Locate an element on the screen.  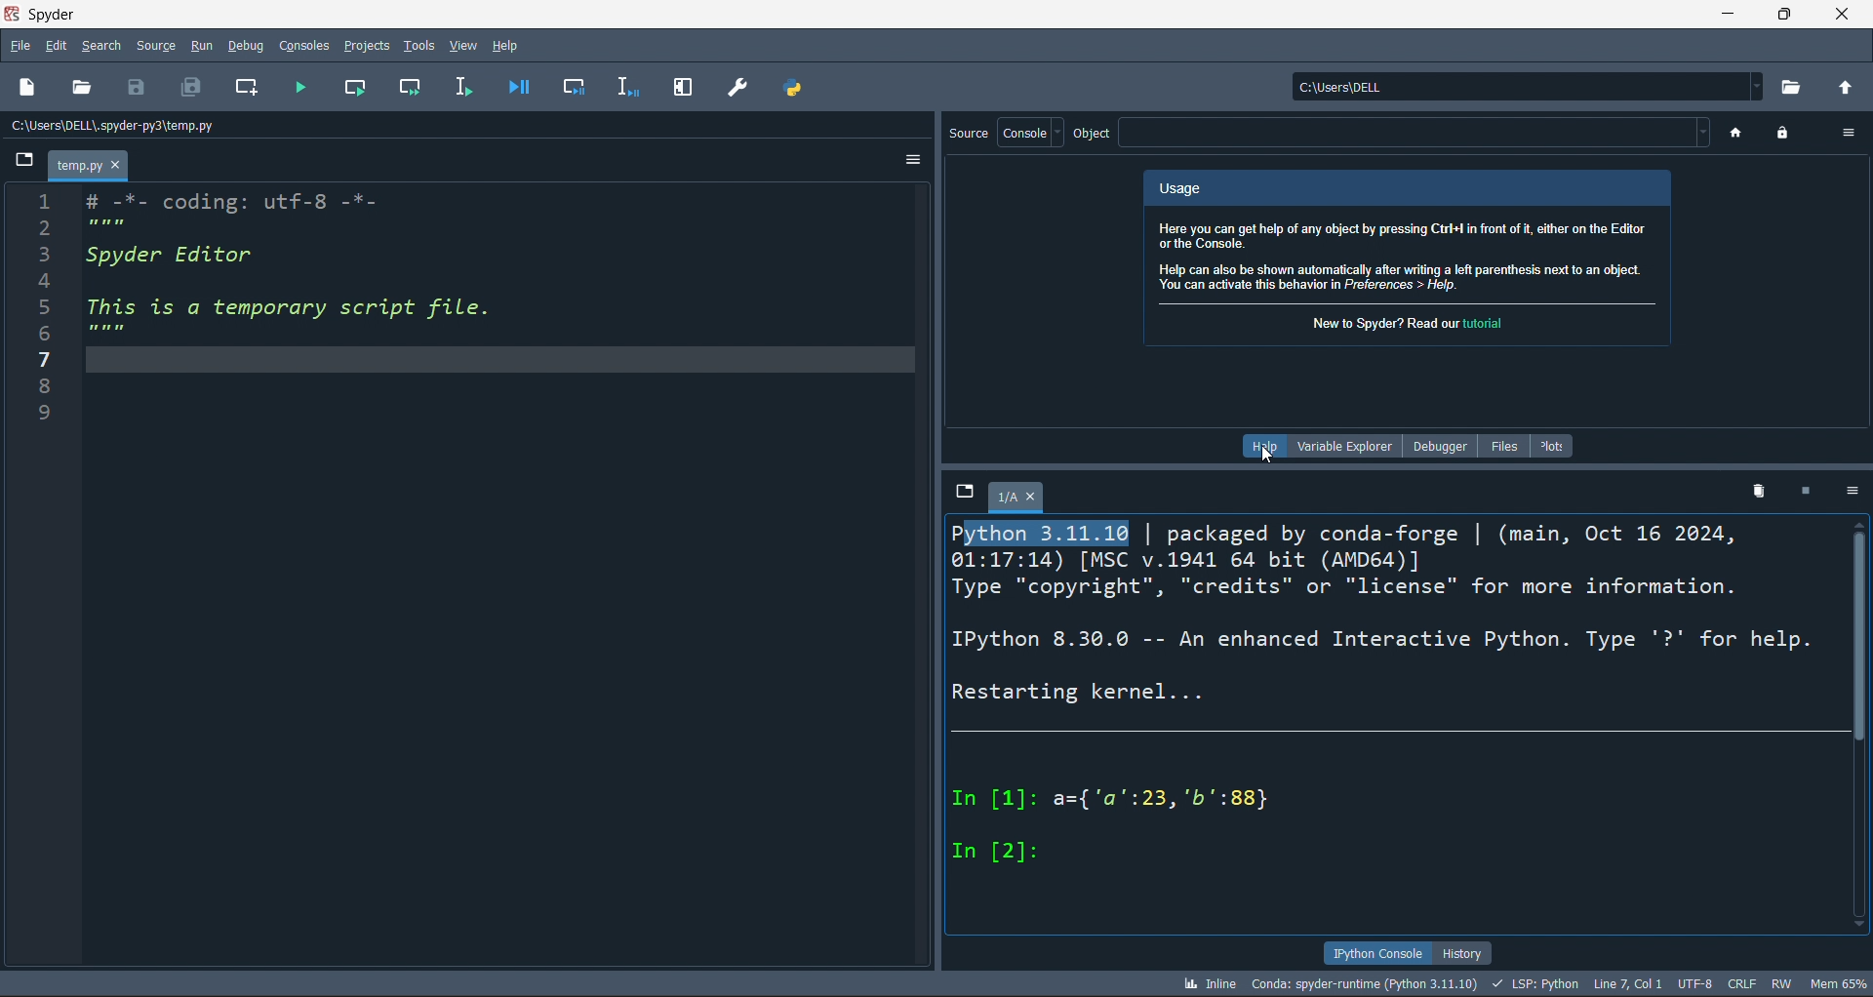
edit  is located at coordinates (57, 44).